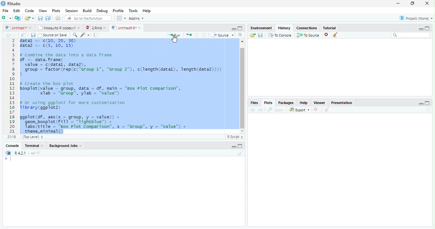 Image resolution: width=435 pixels, height=229 pixels. What do you see at coordinates (147, 10) in the screenshot?
I see `Help` at bounding box center [147, 10].